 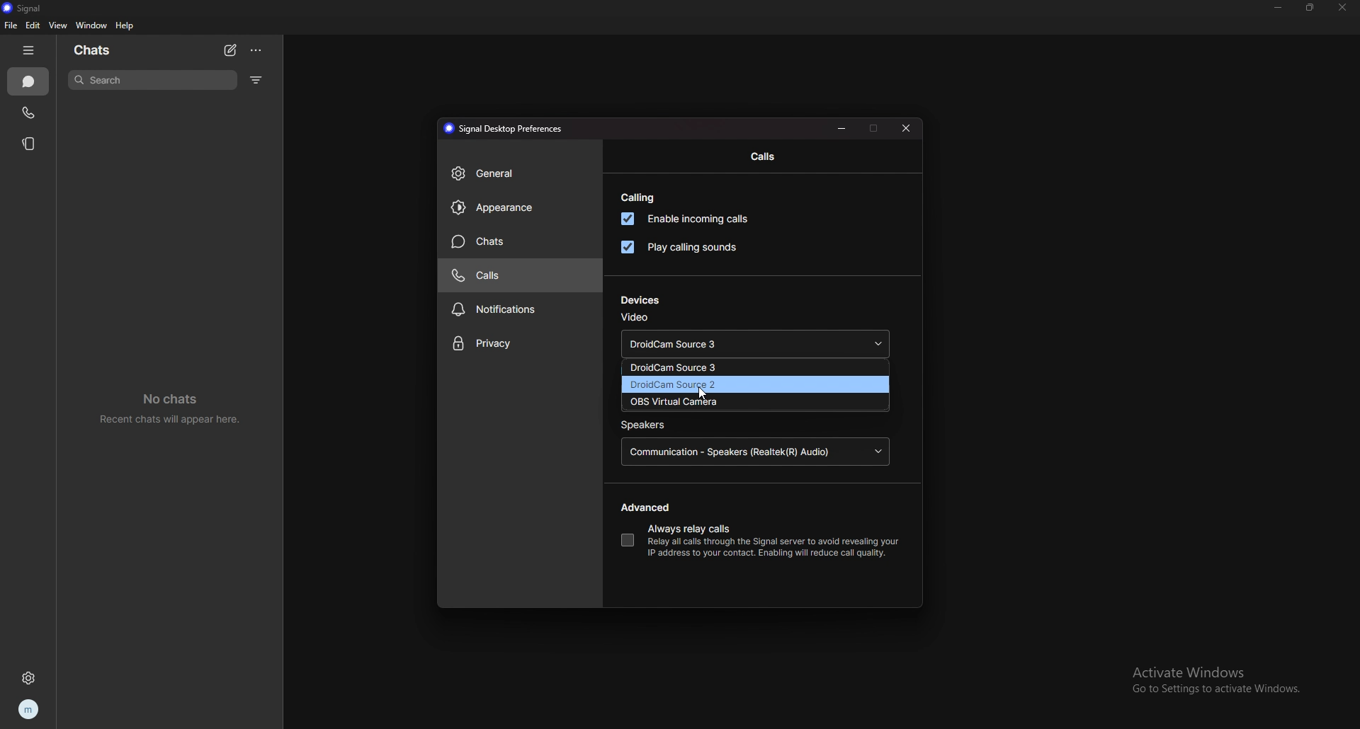 I want to click on settings, so click(x=31, y=677).